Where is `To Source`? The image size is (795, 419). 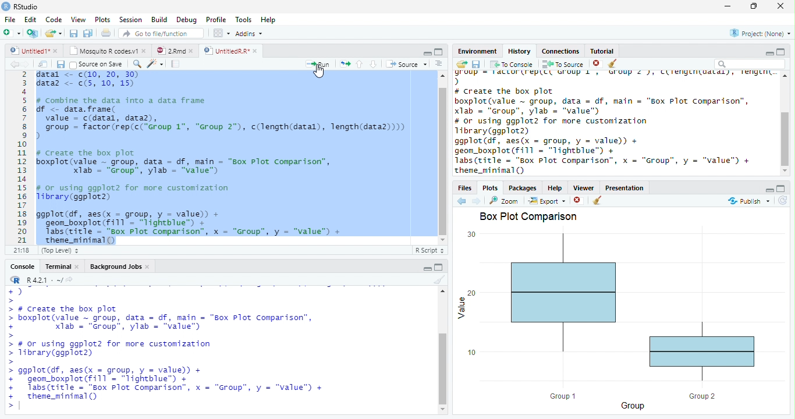
To Source is located at coordinates (563, 64).